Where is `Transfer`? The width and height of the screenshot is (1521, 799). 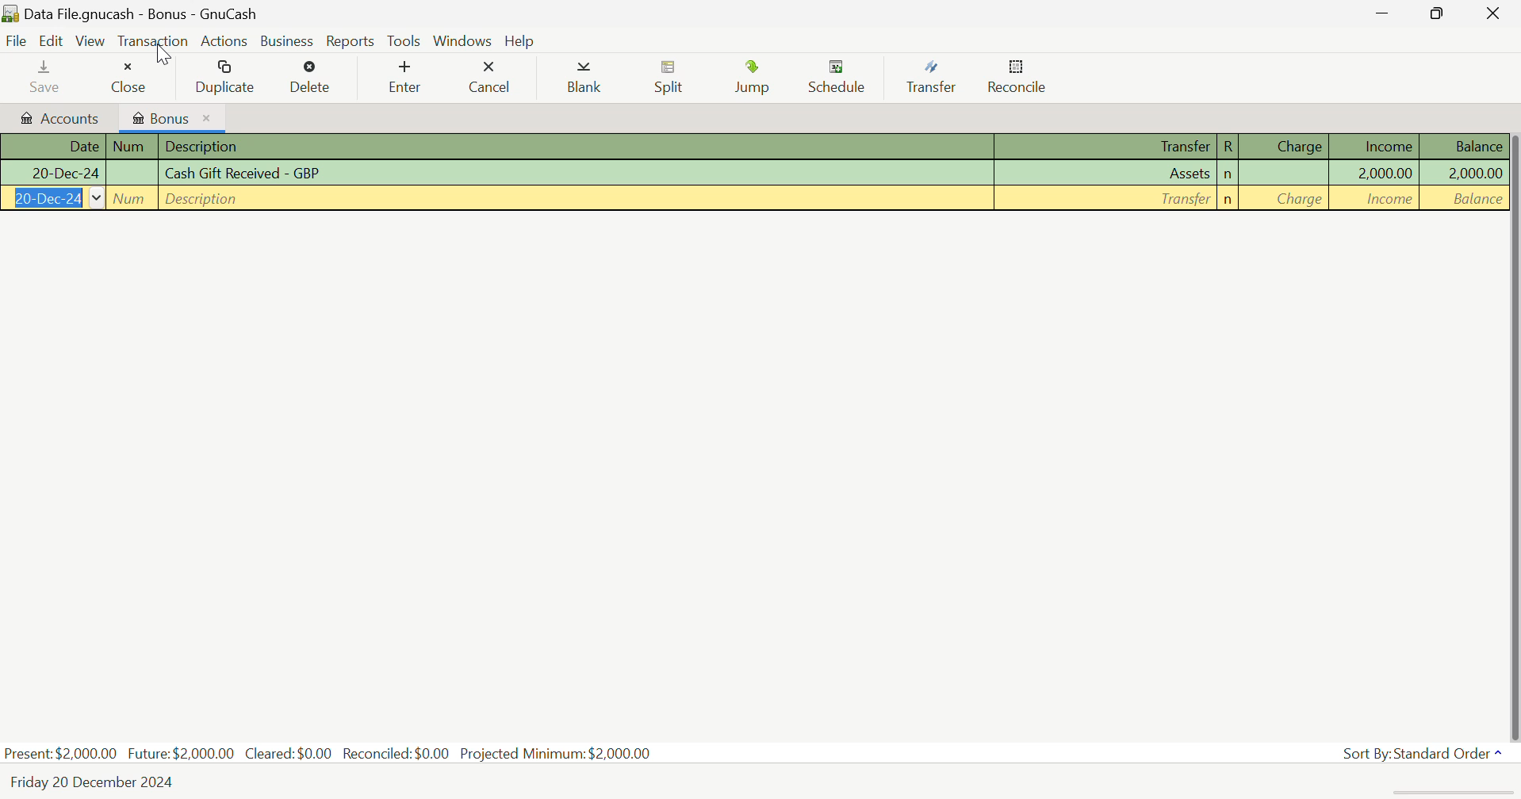 Transfer is located at coordinates (1109, 199).